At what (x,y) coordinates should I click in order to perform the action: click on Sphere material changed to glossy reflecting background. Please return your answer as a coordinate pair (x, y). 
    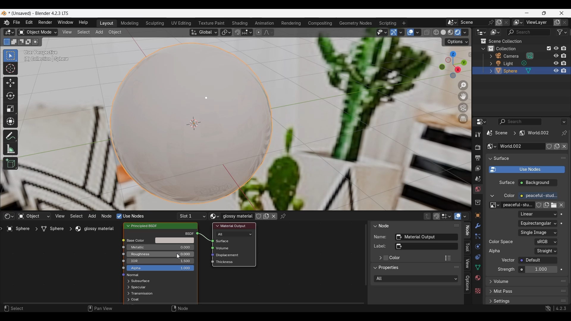
    Looking at the image, I should click on (191, 124).